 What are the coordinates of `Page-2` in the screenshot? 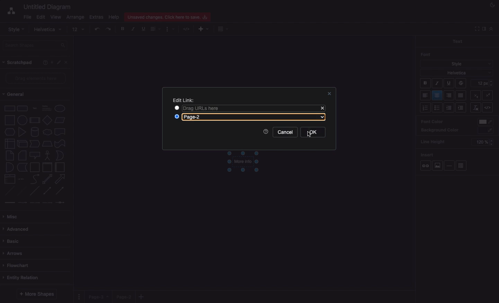 It's located at (256, 117).